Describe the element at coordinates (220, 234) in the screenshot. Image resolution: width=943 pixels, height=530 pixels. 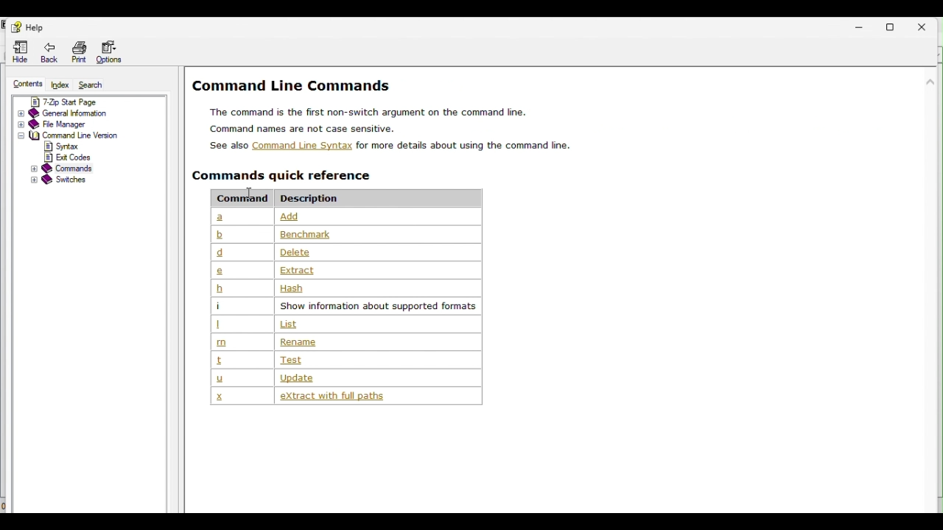
I see `b` at that location.